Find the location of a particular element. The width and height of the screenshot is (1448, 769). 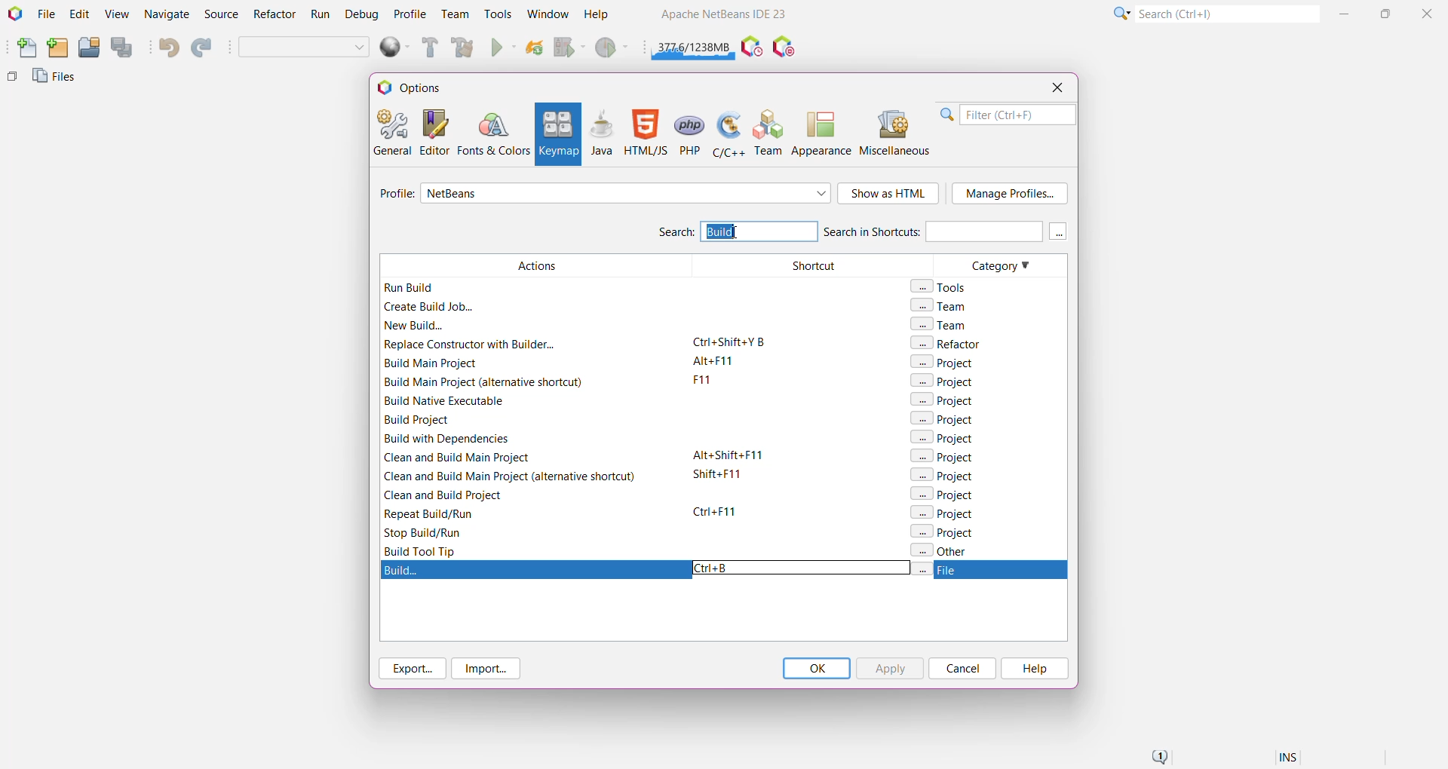

Reload is located at coordinates (535, 49).